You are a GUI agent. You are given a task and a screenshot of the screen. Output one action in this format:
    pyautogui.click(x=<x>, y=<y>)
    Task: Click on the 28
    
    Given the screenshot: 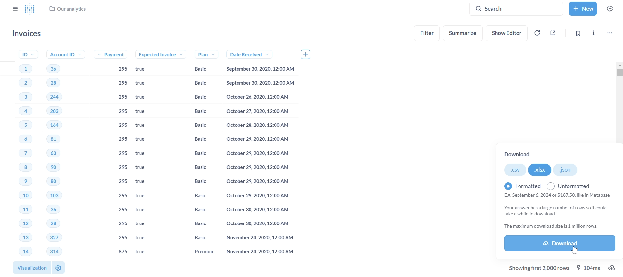 What is the action you would take?
    pyautogui.click(x=50, y=224)
    